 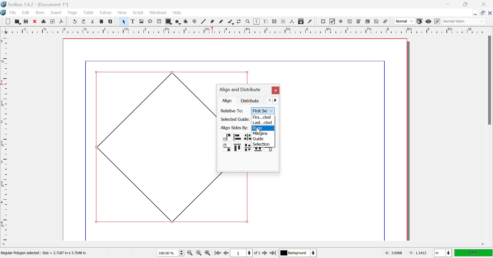 What do you see at coordinates (200, 254) in the screenshot?
I see `Zoom to 100%` at bounding box center [200, 254].